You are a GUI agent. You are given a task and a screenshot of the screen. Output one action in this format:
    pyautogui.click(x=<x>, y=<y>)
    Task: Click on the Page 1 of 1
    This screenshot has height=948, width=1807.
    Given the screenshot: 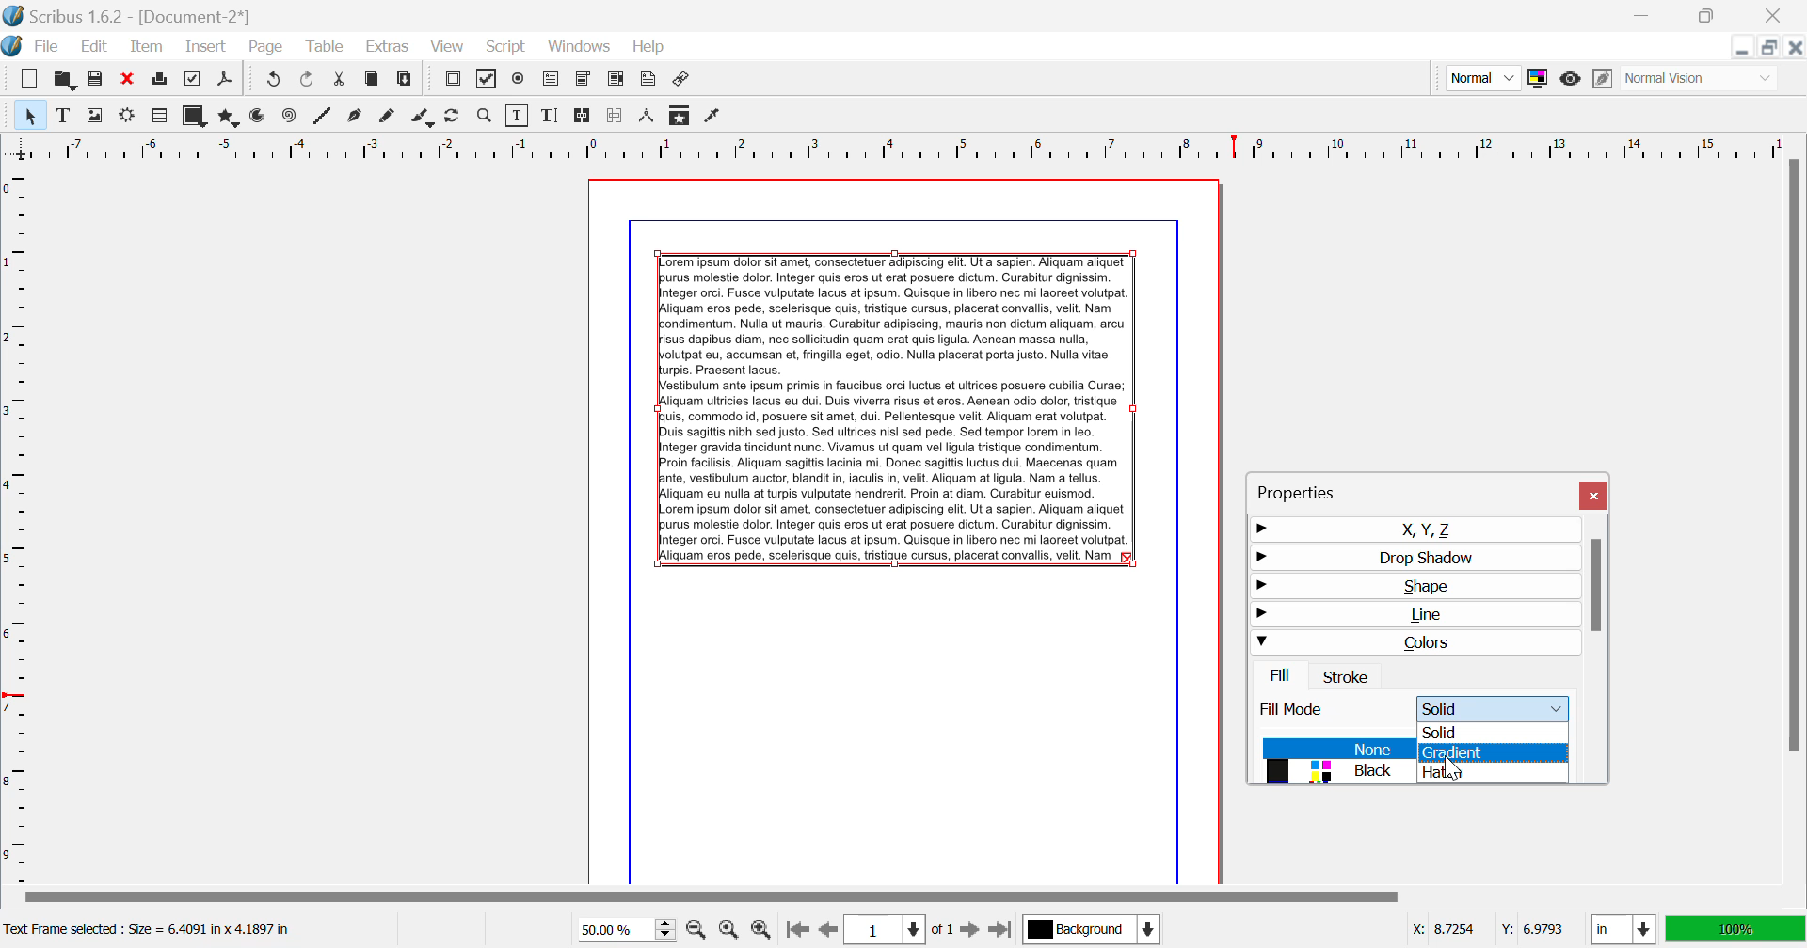 What is the action you would take?
    pyautogui.click(x=897, y=929)
    